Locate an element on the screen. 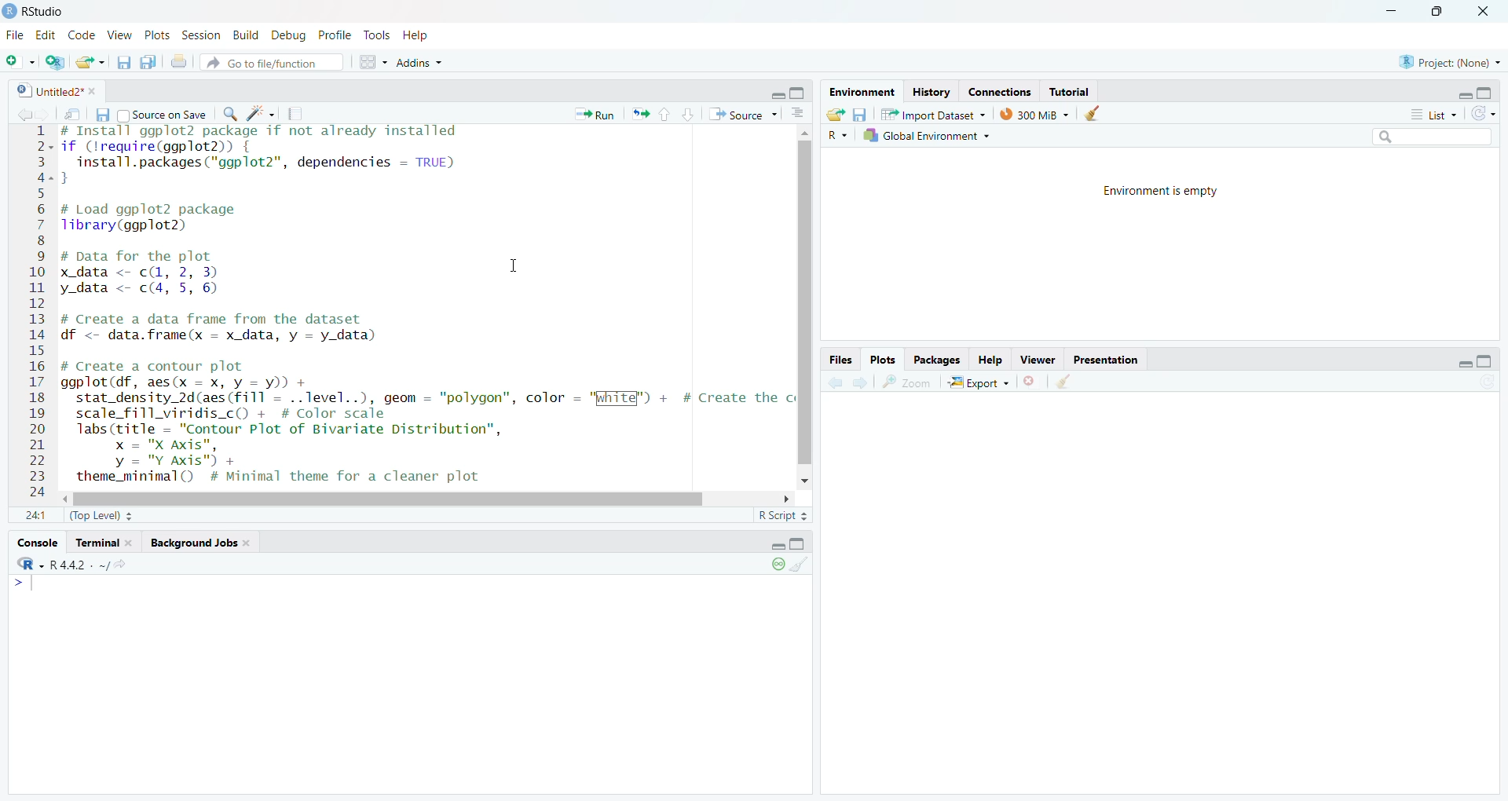 This screenshot has width=1508, height=801. background Jobs is located at coordinates (199, 544).